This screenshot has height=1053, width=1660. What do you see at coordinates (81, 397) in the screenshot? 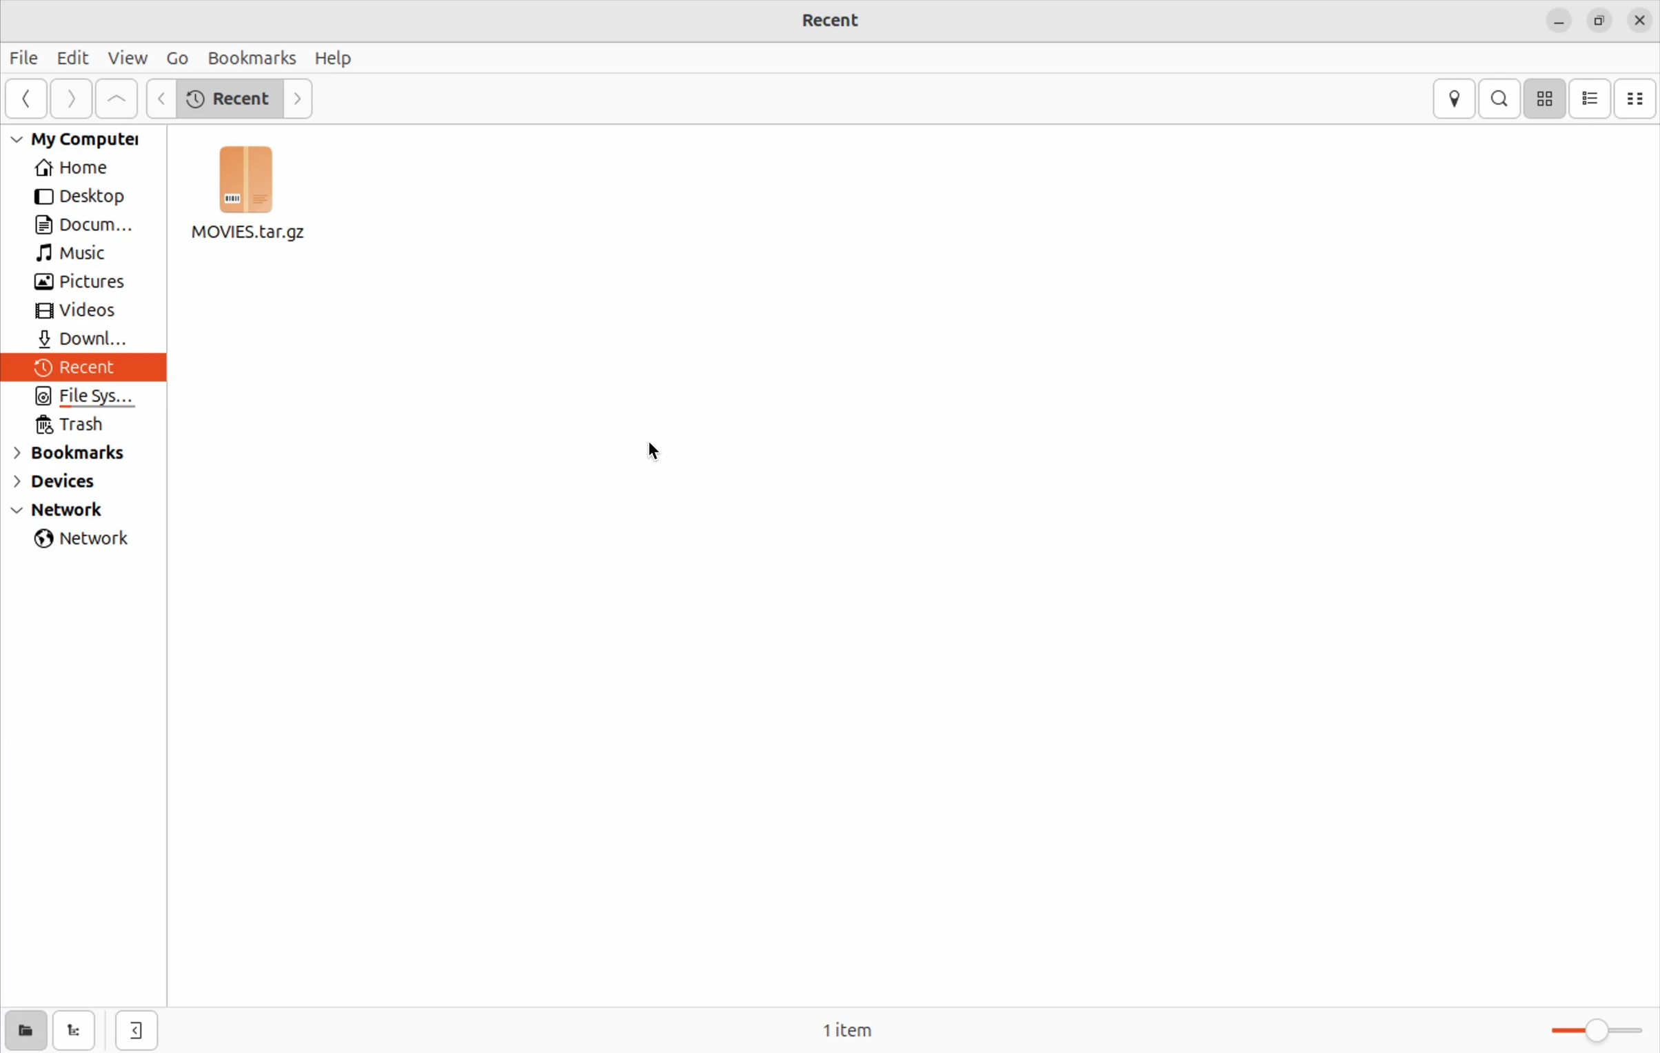
I see `file system` at bounding box center [81, 397].